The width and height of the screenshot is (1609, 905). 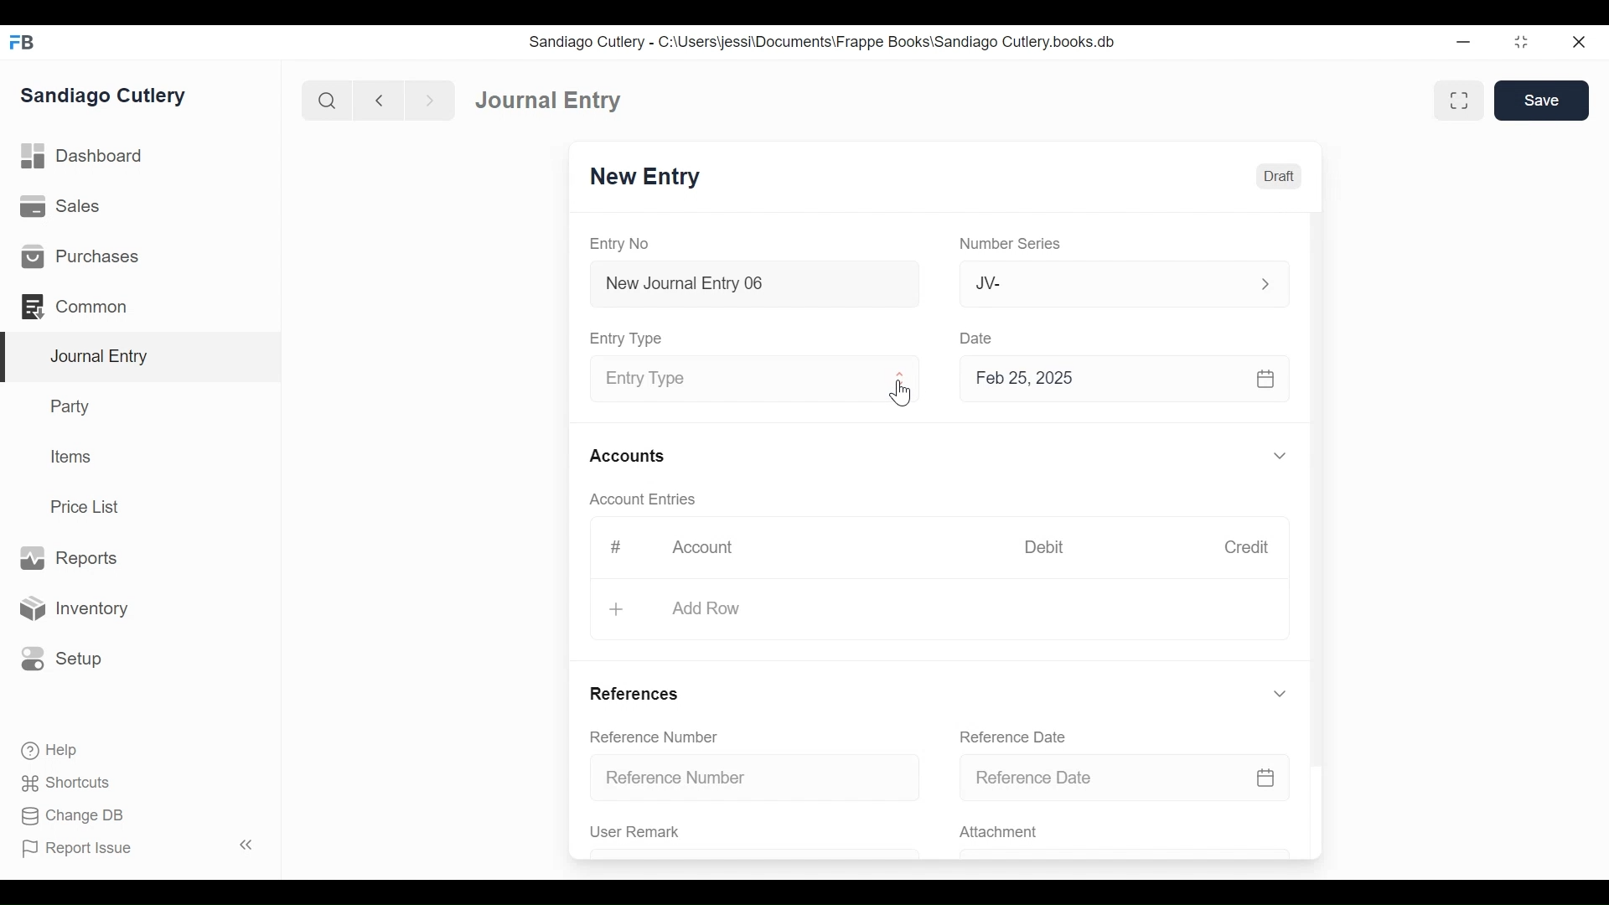 What do you see at coordinates (1280, 694) in the screenshot?
I see `Expand` at bounding box center [1280, 694].